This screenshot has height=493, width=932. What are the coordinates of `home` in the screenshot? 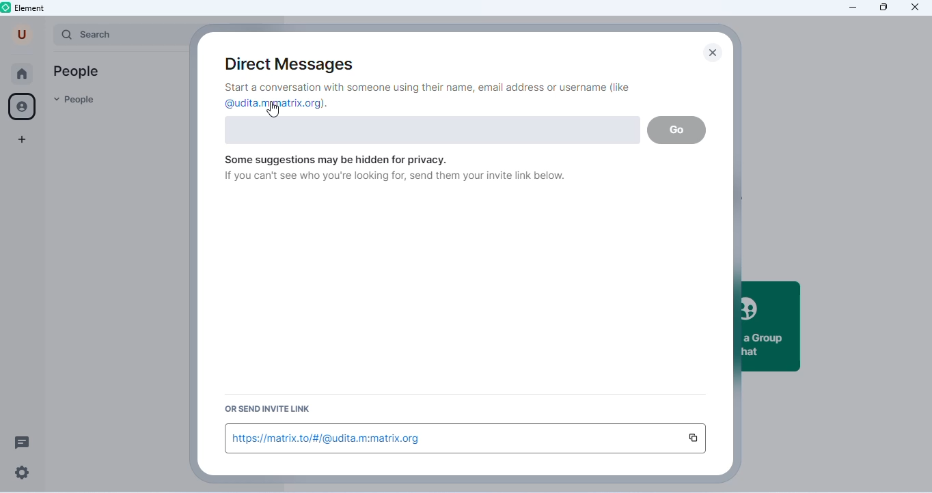 It's located at (22, 74).